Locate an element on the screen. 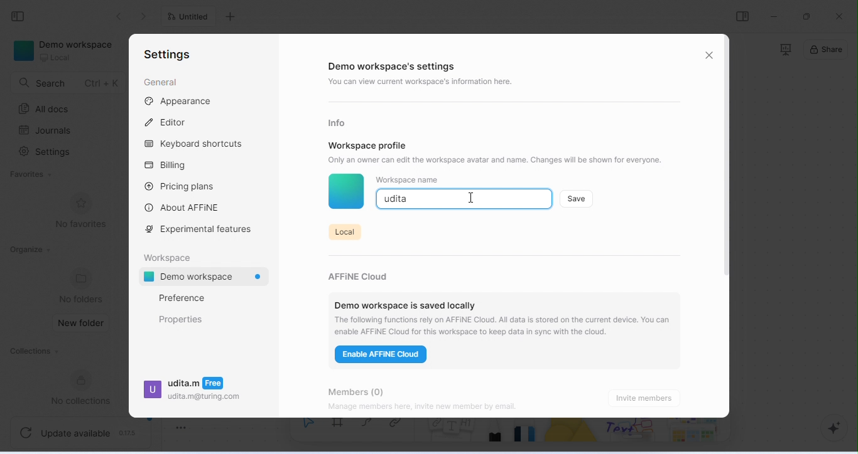  cursor is located at coordinates (472, 197).